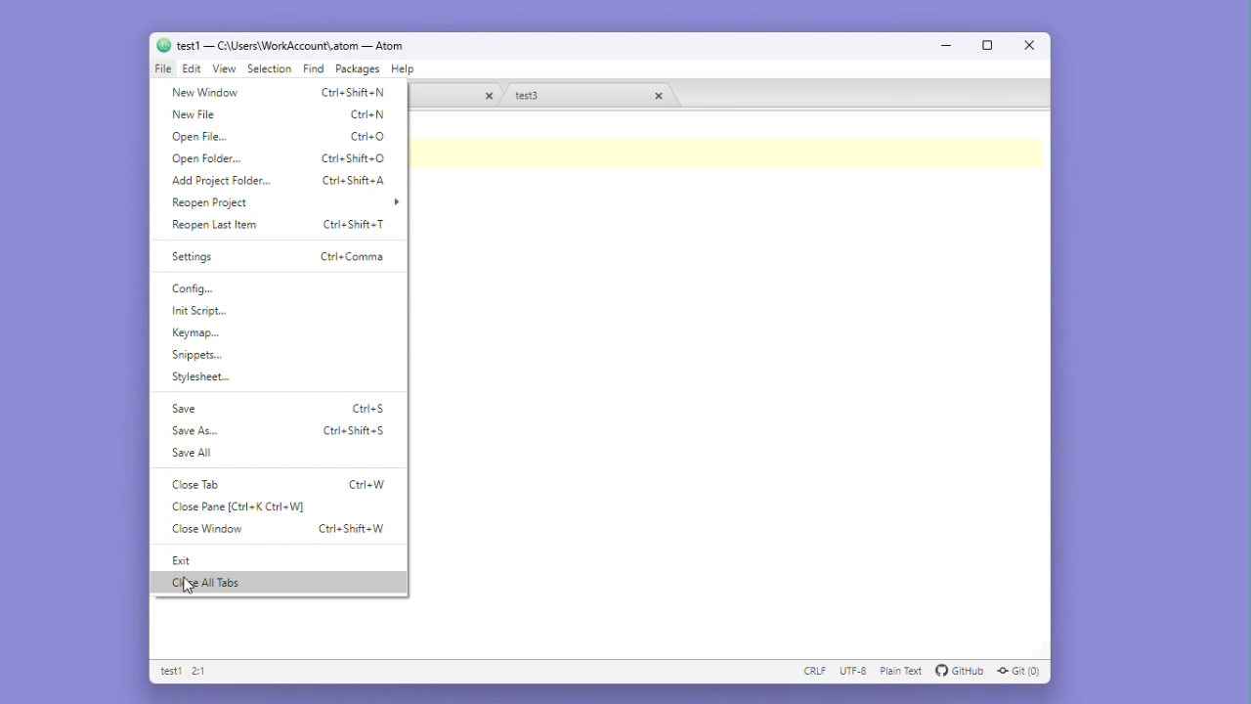 This screenshot has height=704, width=1251. What do you see at coordinates (369, 135) in the screenshot?
I see `ctrl+o` at bounding box center [369, 135].